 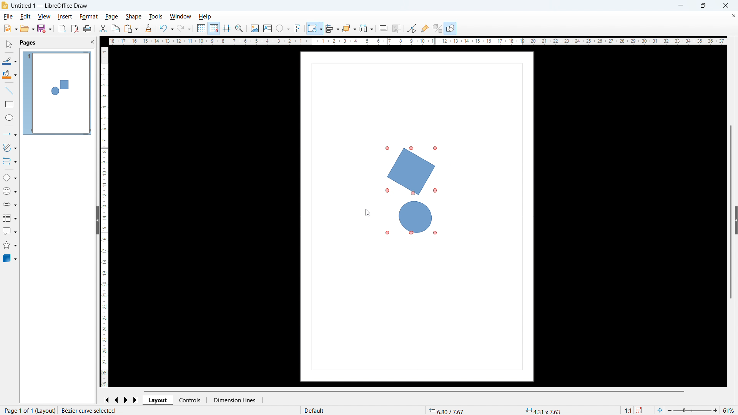 What do you see at coordinates (95, 220) in the screenshot?
I see `Sidebar` at bounding box center [95, 220].